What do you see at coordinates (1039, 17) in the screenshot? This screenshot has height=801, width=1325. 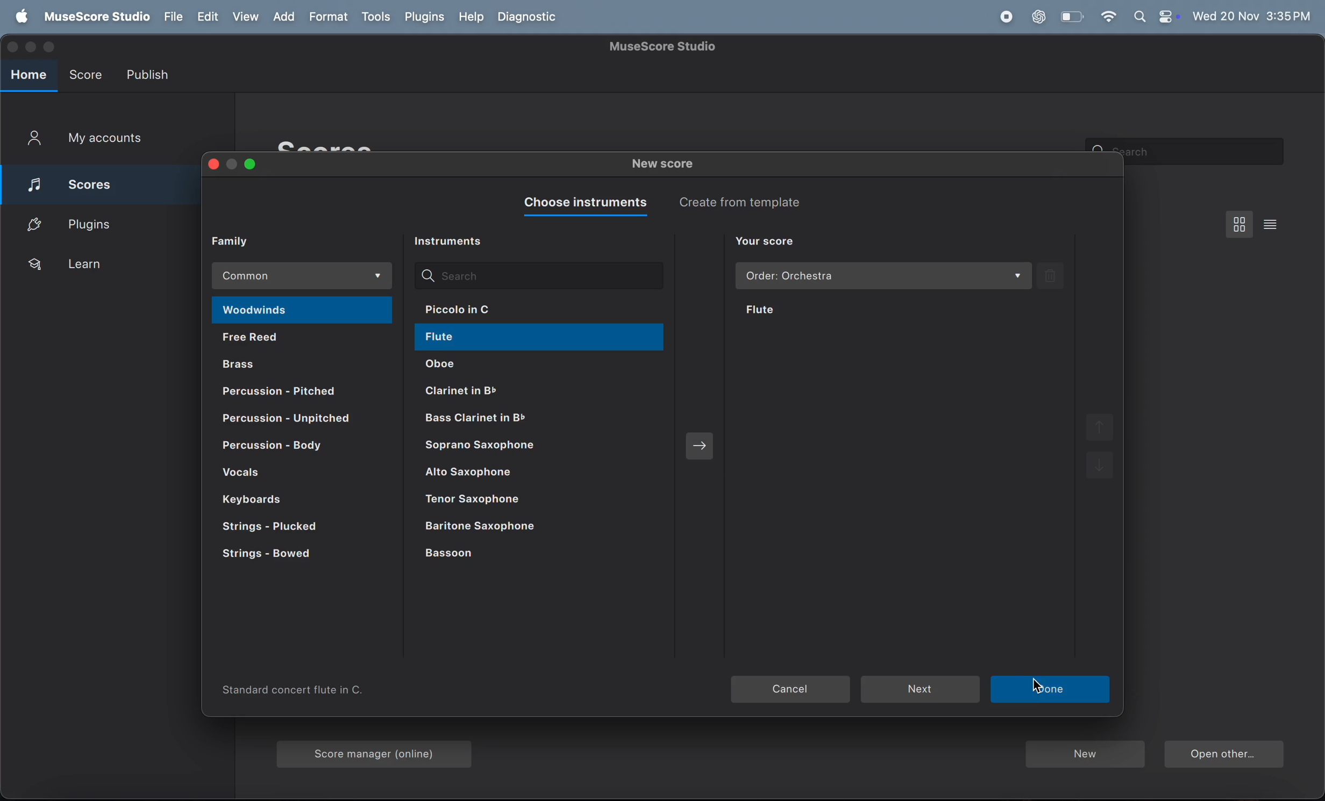 I see `chat gpt` at bounding box center [1039, 17].